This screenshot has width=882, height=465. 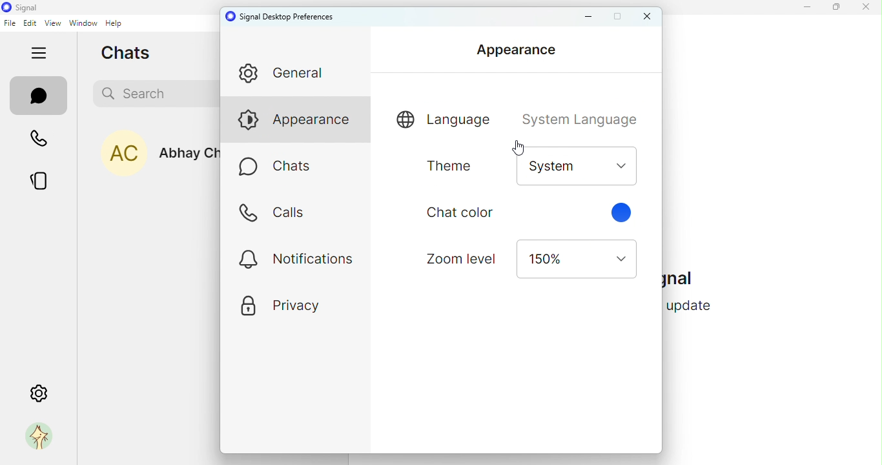 I want to click on settings, so click(x=32, y=393).